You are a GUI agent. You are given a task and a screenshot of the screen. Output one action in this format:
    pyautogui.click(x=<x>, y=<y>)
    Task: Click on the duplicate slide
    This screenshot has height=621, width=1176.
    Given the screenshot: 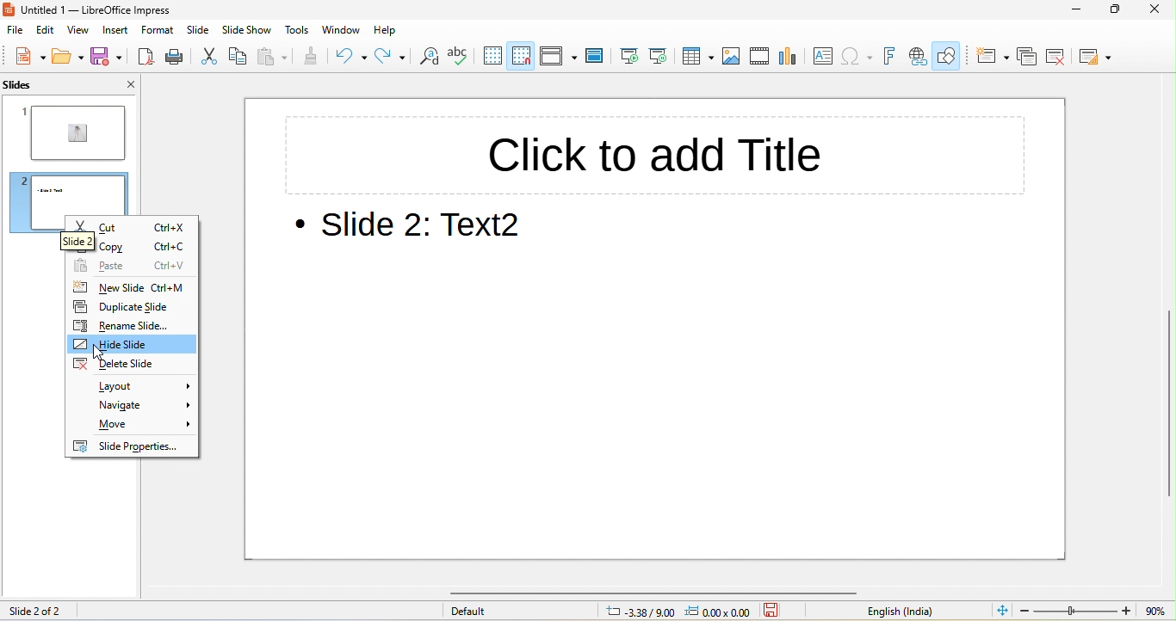 What is the action you would take?
    pyautogui.click(x=1027, y=56)
    